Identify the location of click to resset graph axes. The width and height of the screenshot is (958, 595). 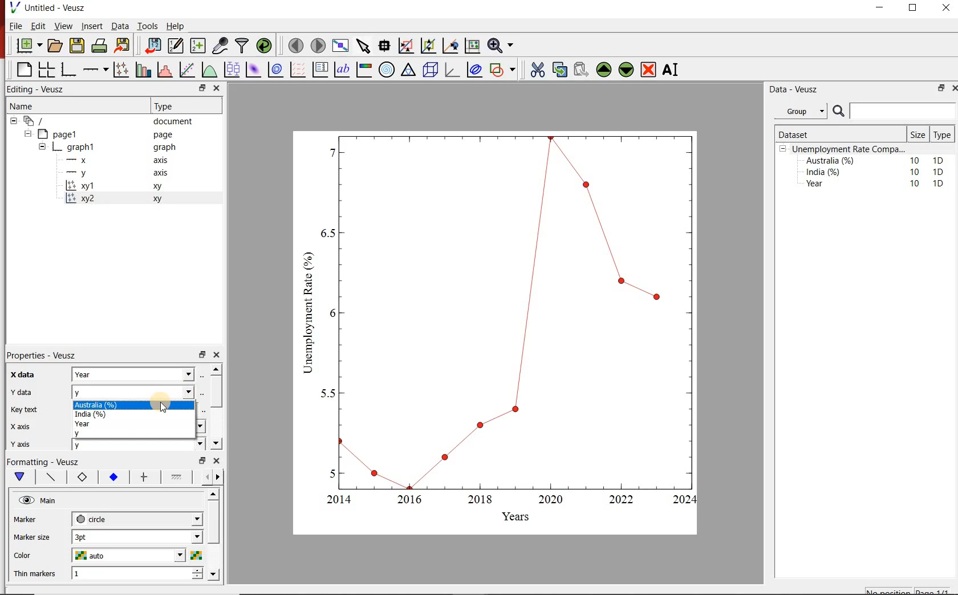
(473, 44).